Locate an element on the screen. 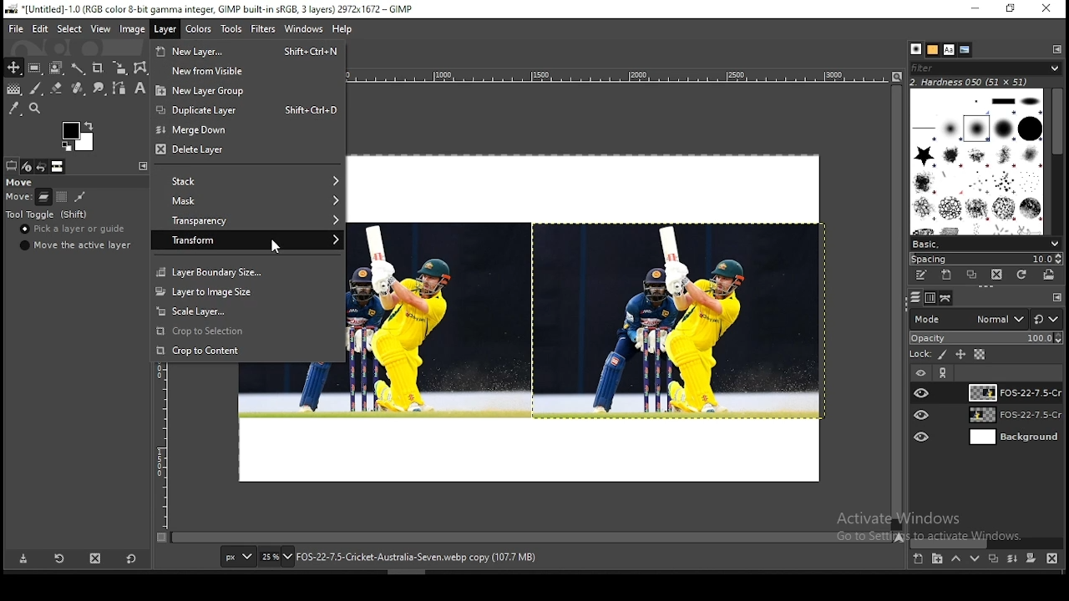 This screenshot has height=601, width=1069. tools is located at coordinates (234, 29).